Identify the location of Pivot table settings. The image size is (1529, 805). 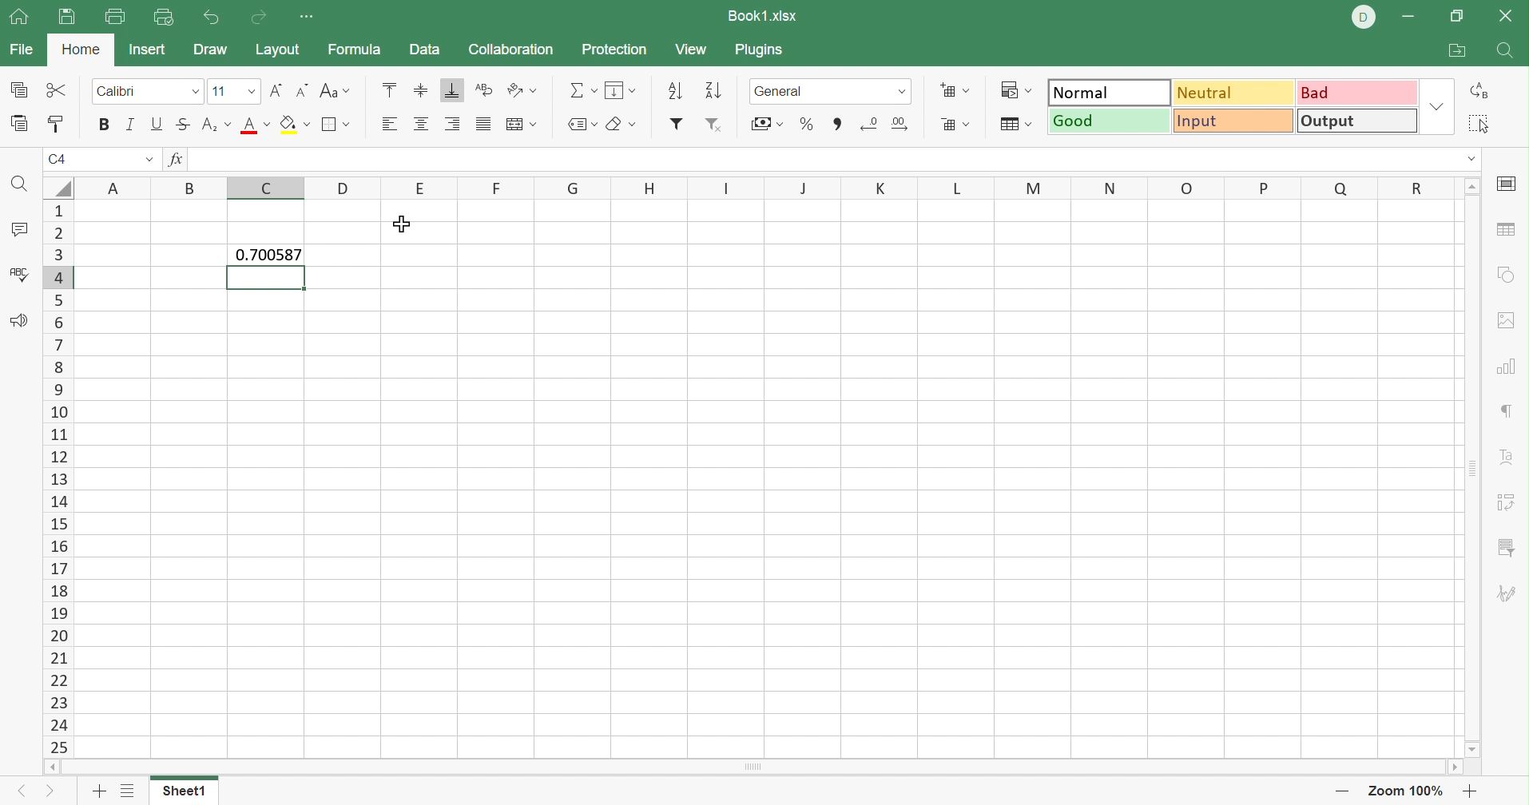
(1508, 502).